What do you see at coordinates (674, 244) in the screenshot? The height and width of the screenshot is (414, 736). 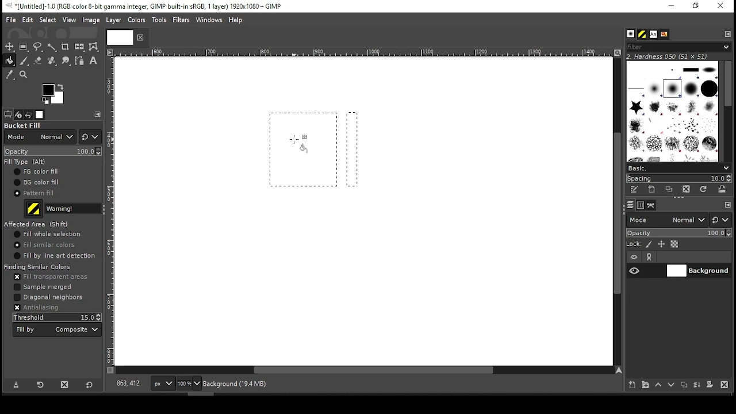 I see `lock alpha channel` at bounding box center [674, 244].